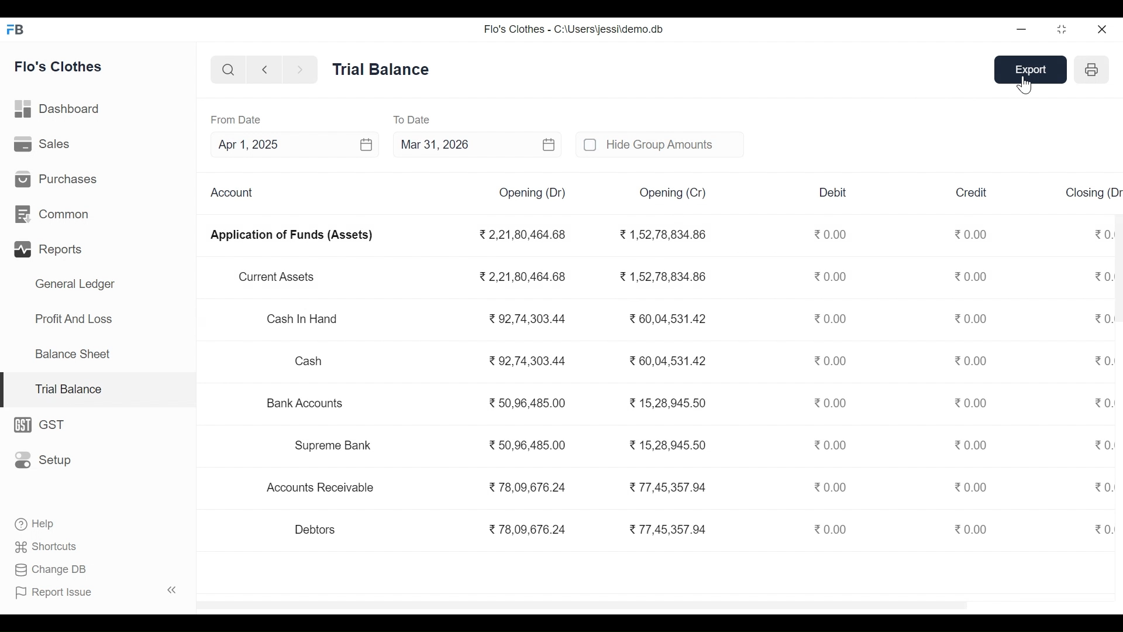 The image size is (1123, 632). I want to click on Cash, so click(310, 361).